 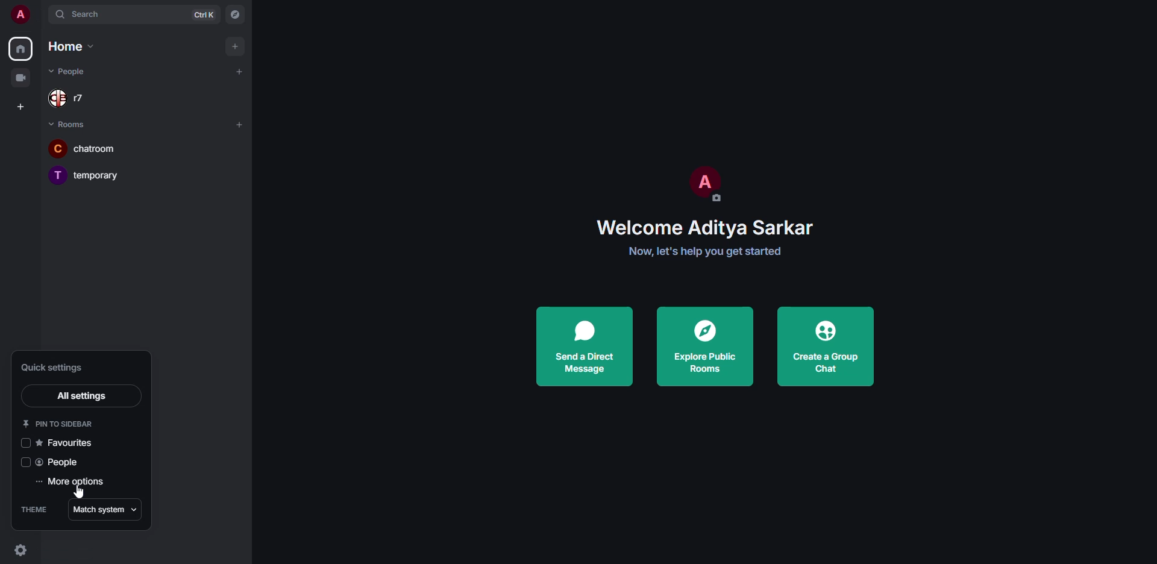 I want to click on explore public rooms, so click(x=706, y=347).